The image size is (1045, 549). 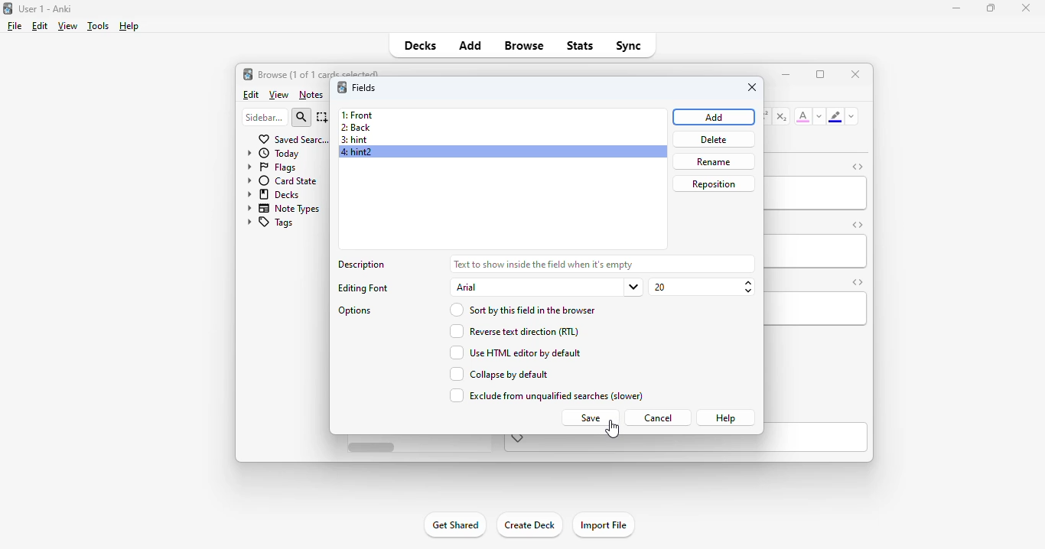 I want to click on add, so click(x=470, y=44).